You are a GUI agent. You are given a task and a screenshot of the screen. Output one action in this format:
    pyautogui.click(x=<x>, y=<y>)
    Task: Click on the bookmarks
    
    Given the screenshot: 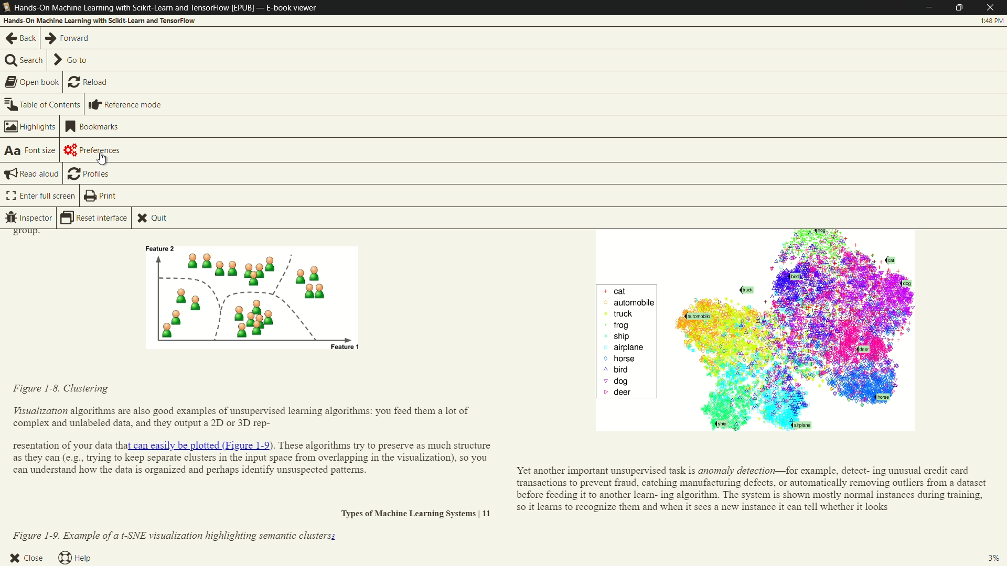 What is the action you would take?
    pyautogui.click(x=93, y=126)
    